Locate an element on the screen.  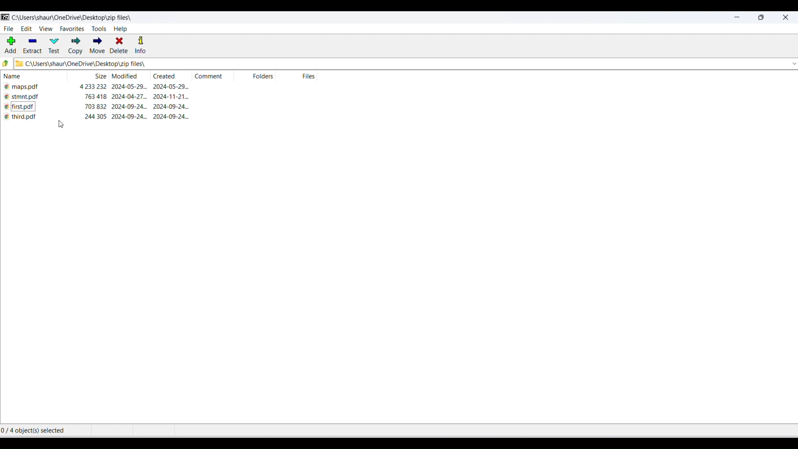
extract is located at coordinates (31, 46).